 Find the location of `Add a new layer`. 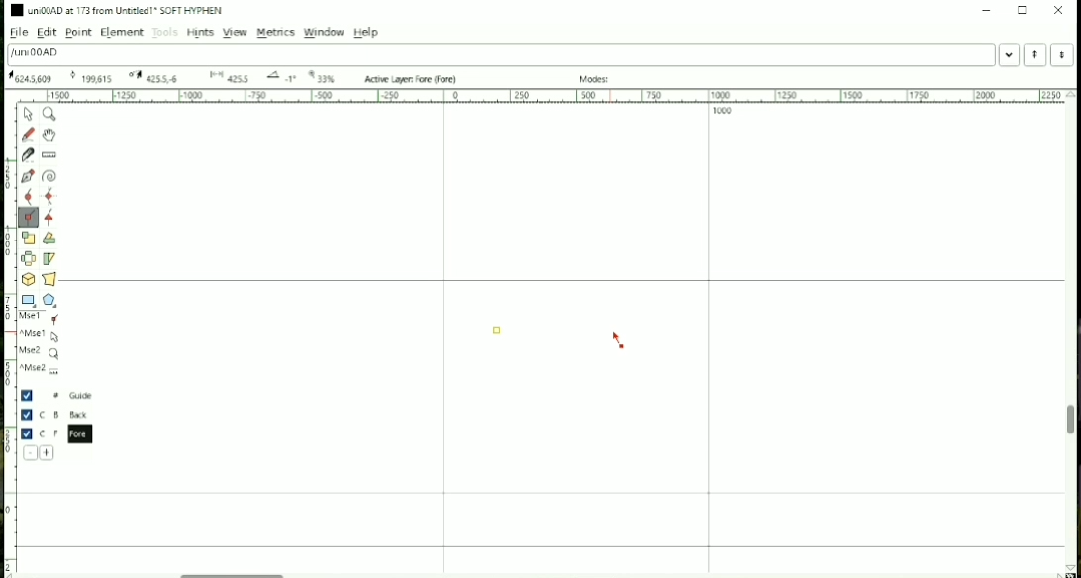

Add a new layer is located at coordinates (48, 453).